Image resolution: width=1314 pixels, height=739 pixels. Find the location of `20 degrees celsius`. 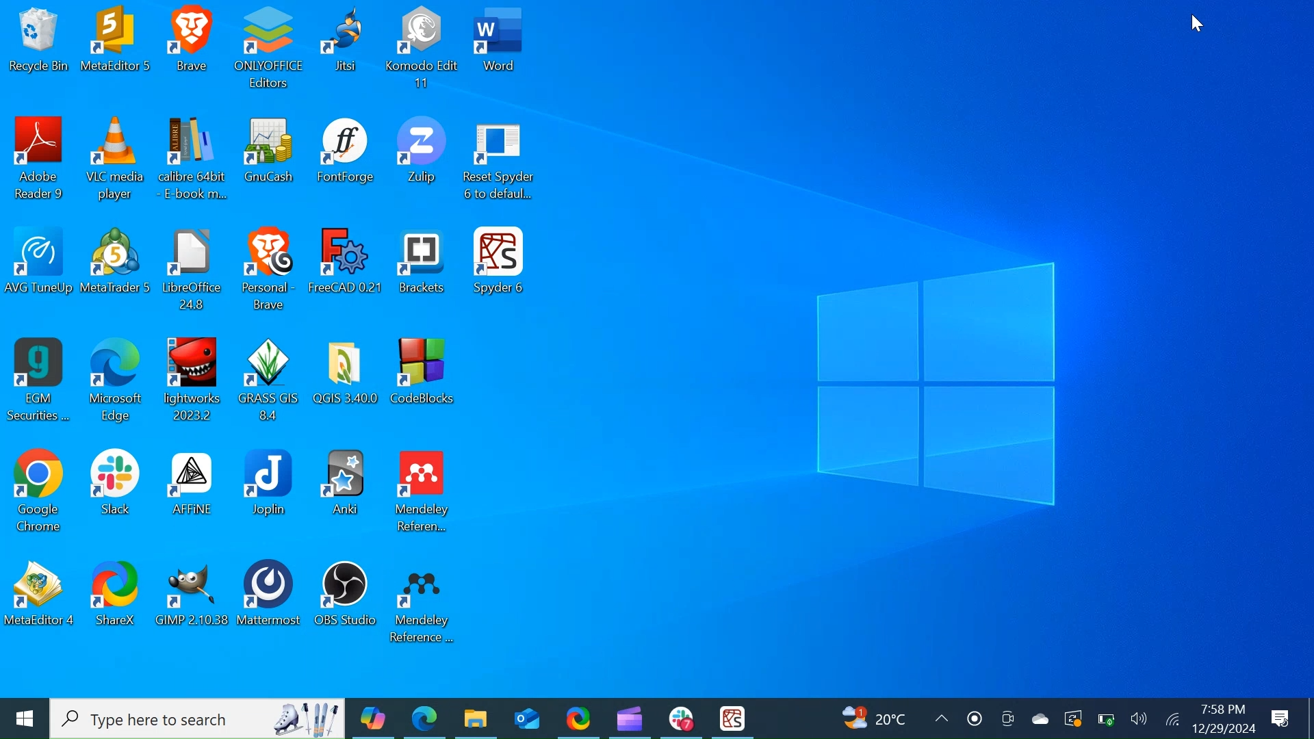

20 degrees celsius is located at coordinates (890, 718).